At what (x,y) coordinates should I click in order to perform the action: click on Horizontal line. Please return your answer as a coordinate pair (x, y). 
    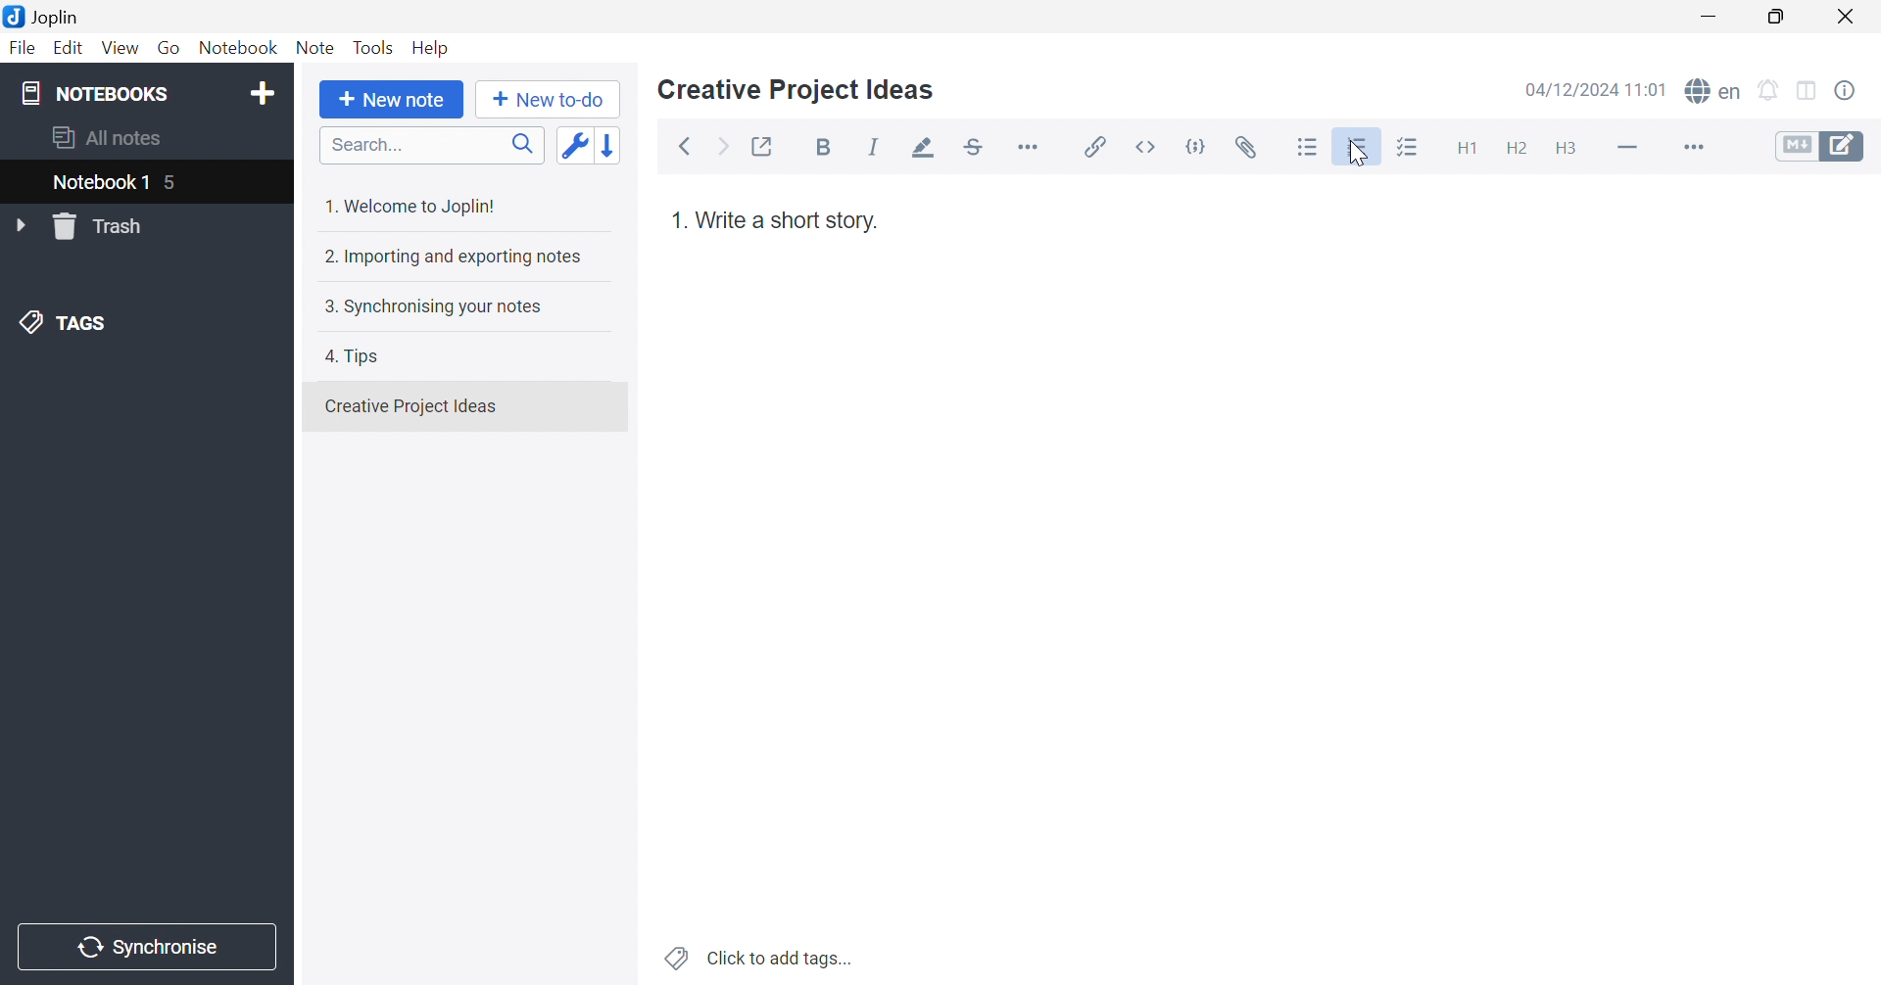
    Looking at the image, I should click on (1627, 148).